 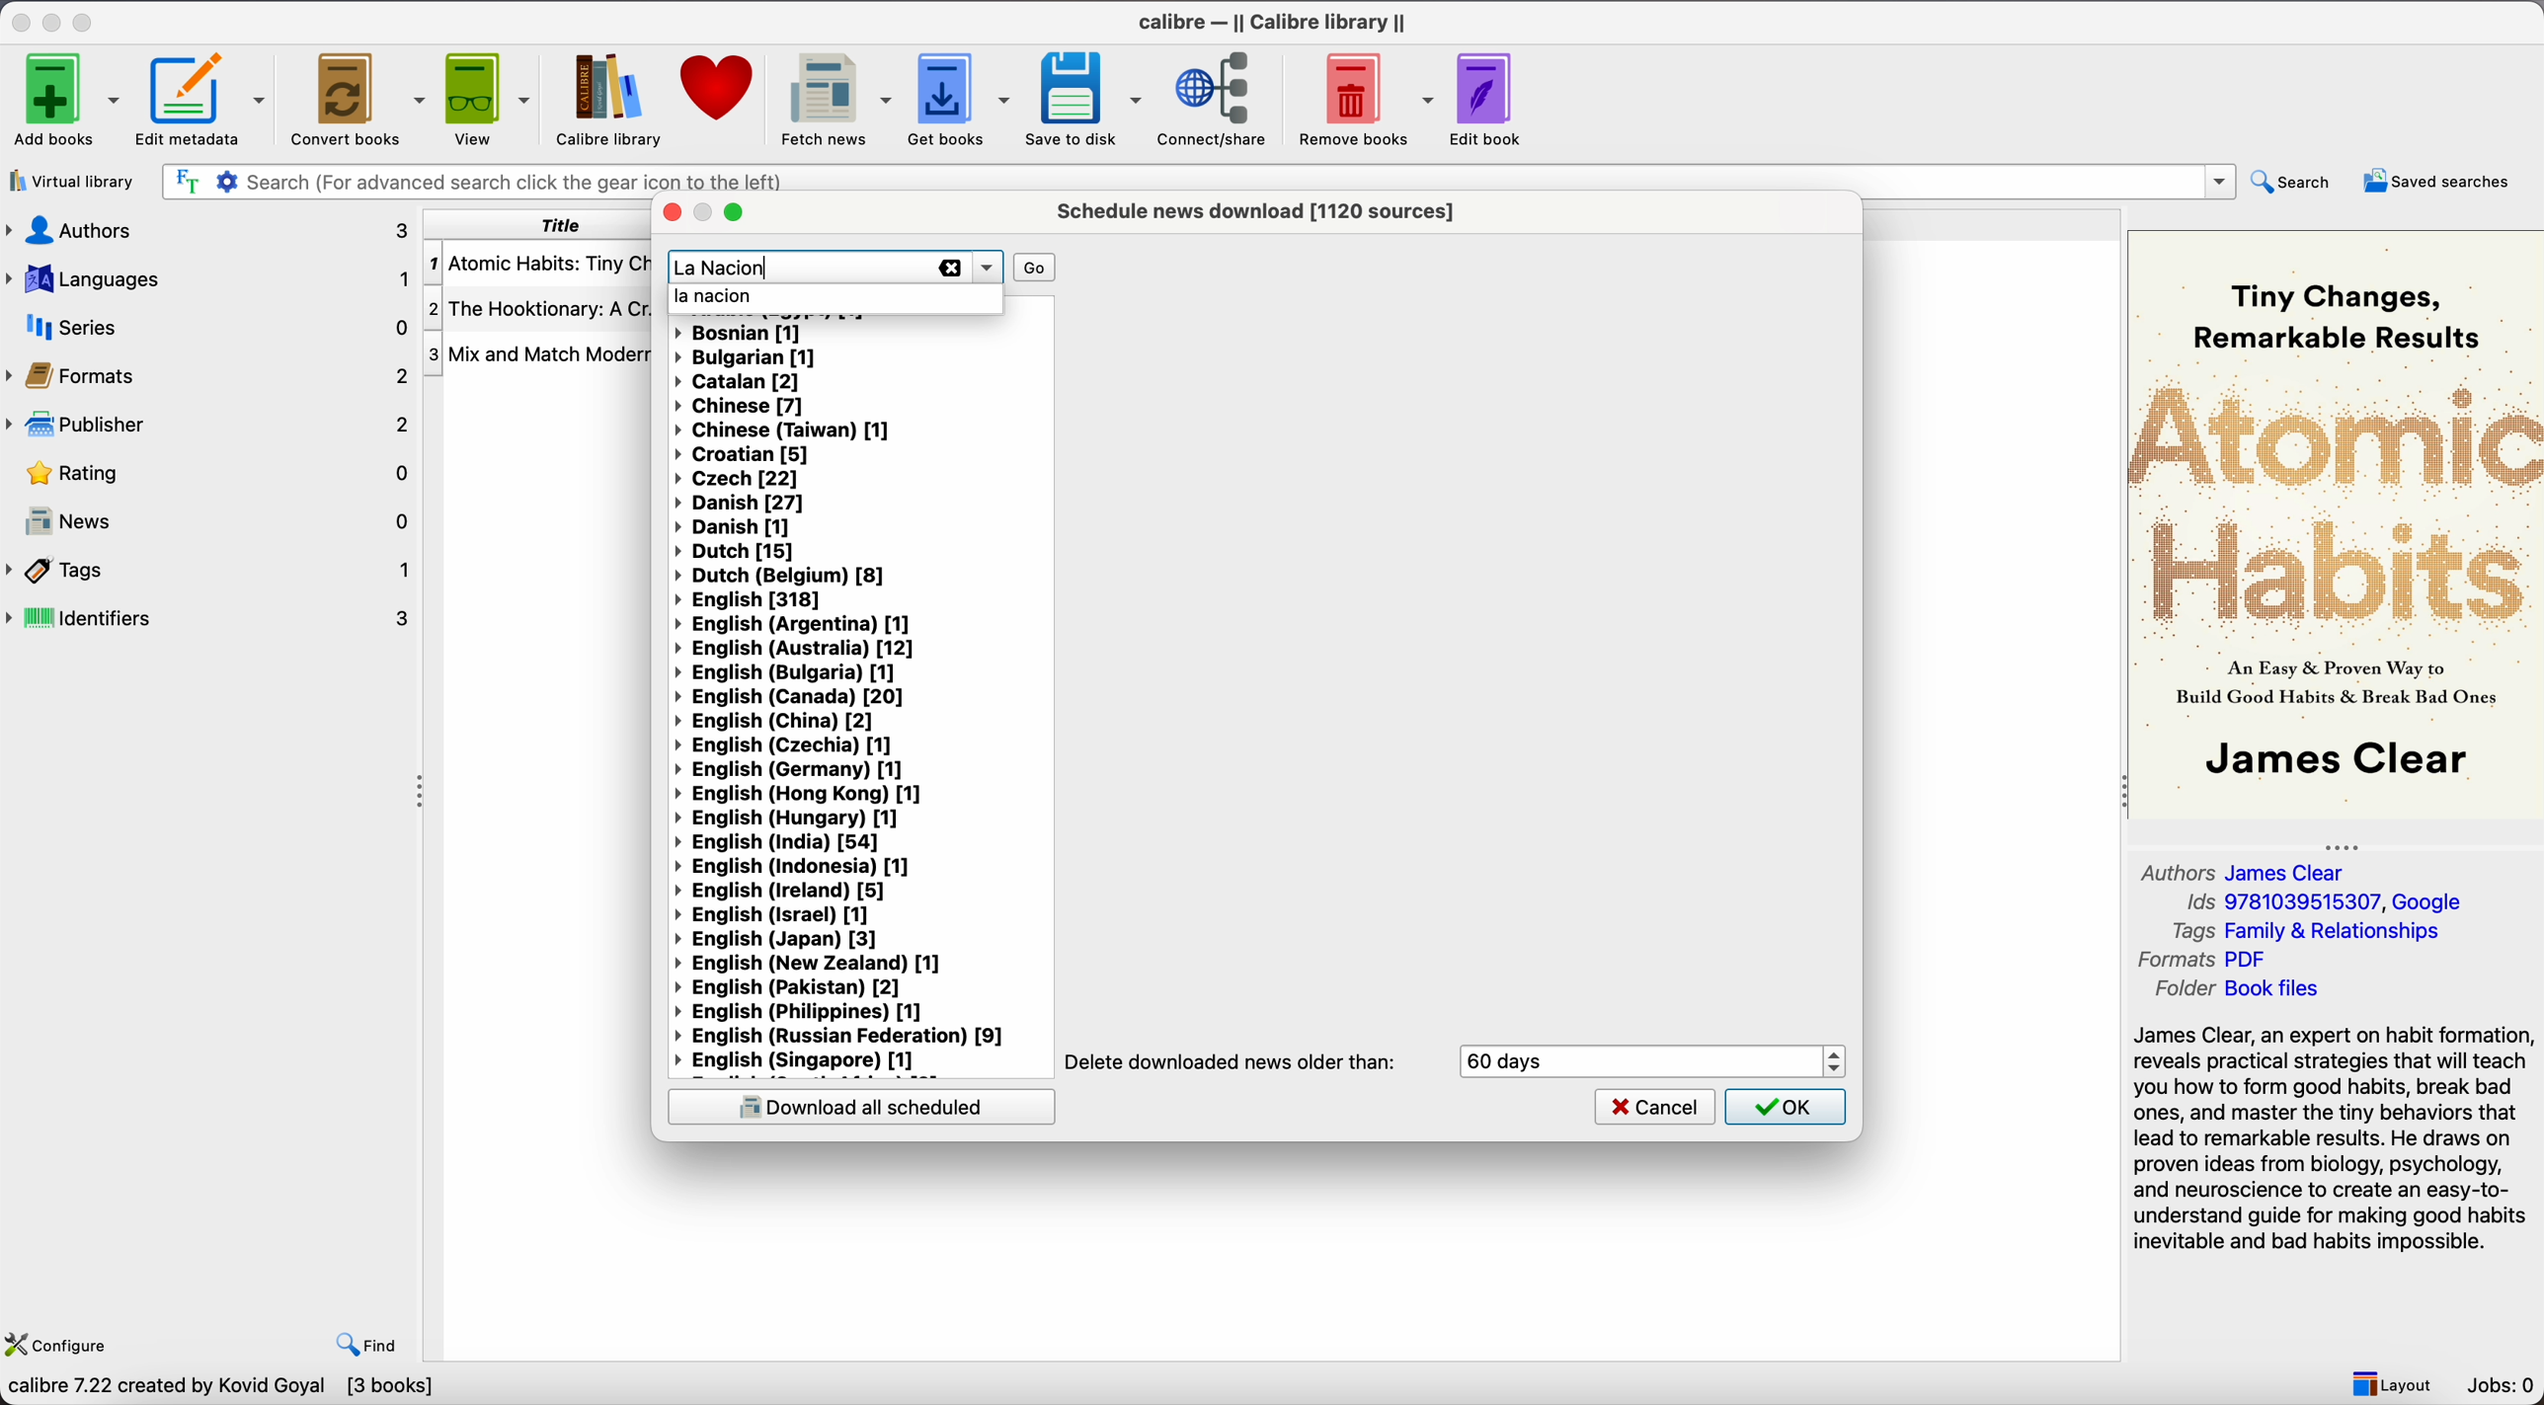 What do you see at coordinates (84, 19) in the screenshot?
I see `maximize` at bounding box center [84, 19].